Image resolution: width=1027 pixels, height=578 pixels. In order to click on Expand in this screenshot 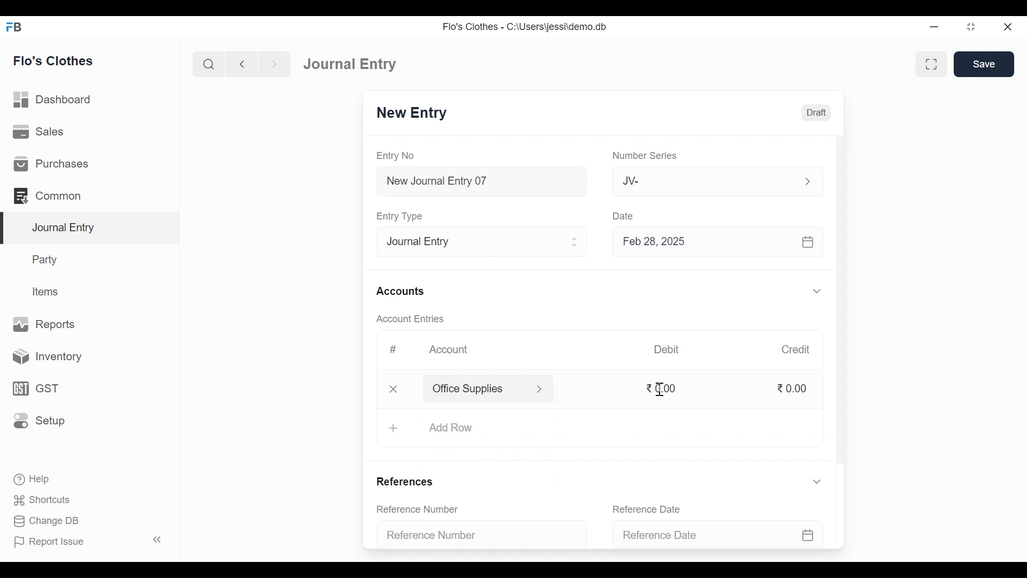, I will do `click(576, 242)`.